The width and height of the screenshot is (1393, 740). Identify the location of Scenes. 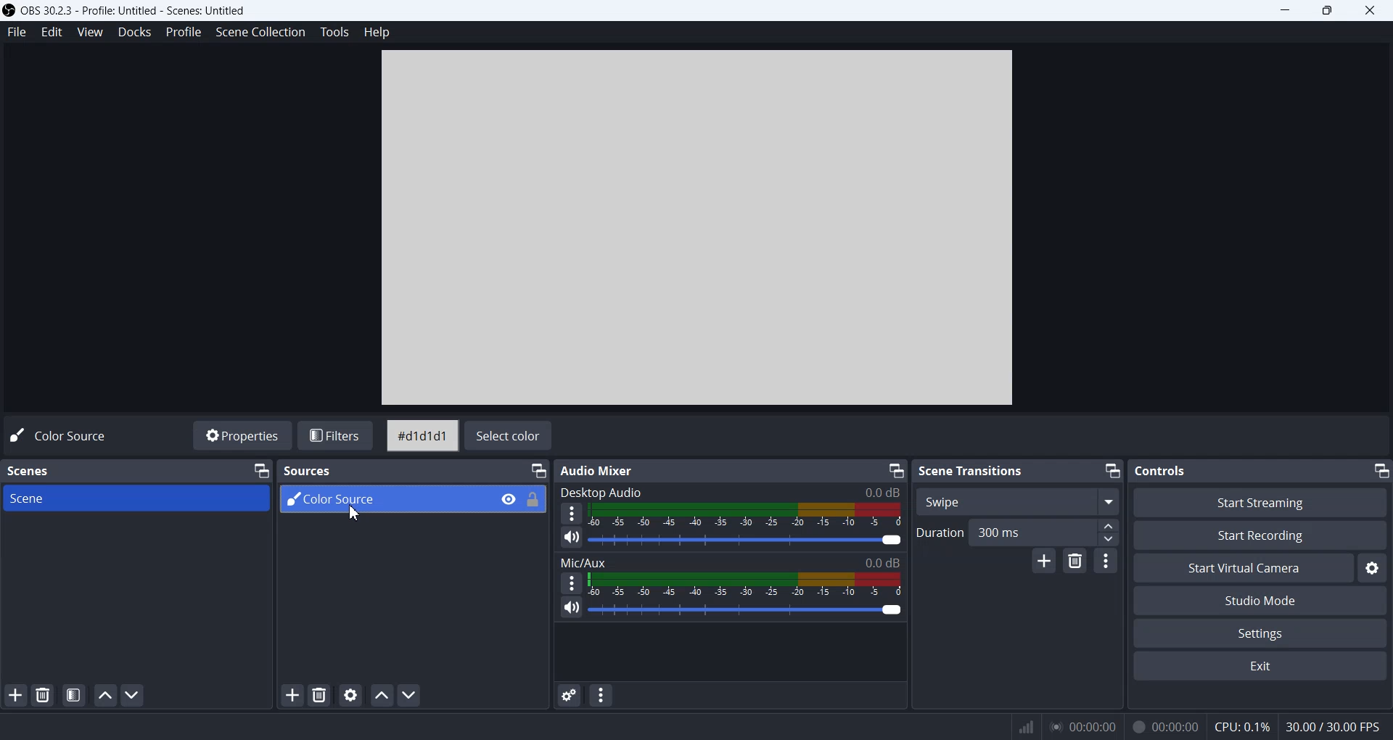
(30, 470).